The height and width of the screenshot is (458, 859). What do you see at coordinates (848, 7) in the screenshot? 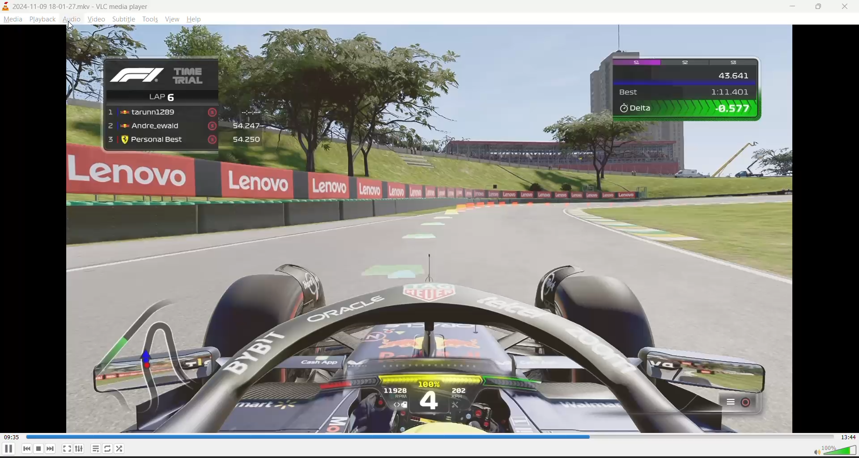
I see `close` at bounding box center [848, 7].